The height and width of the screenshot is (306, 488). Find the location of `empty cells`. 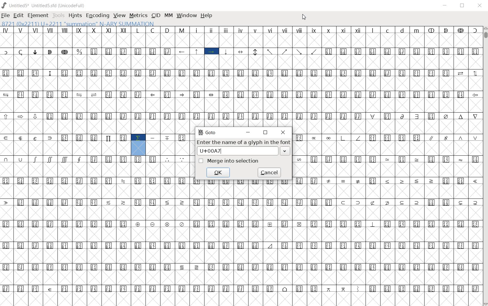

empty cells is located at coordinates (241, 299).